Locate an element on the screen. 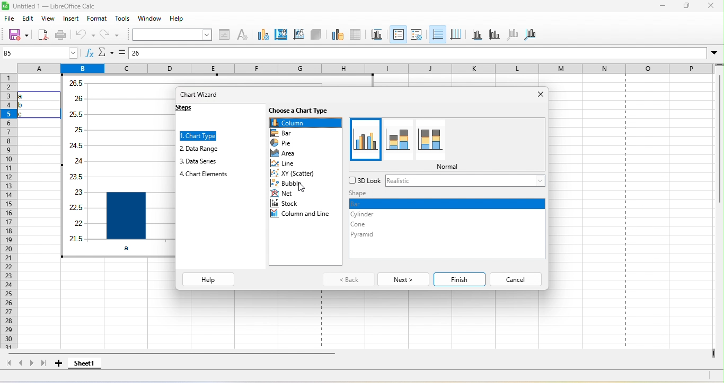  line is located at coordinates (286, 163).